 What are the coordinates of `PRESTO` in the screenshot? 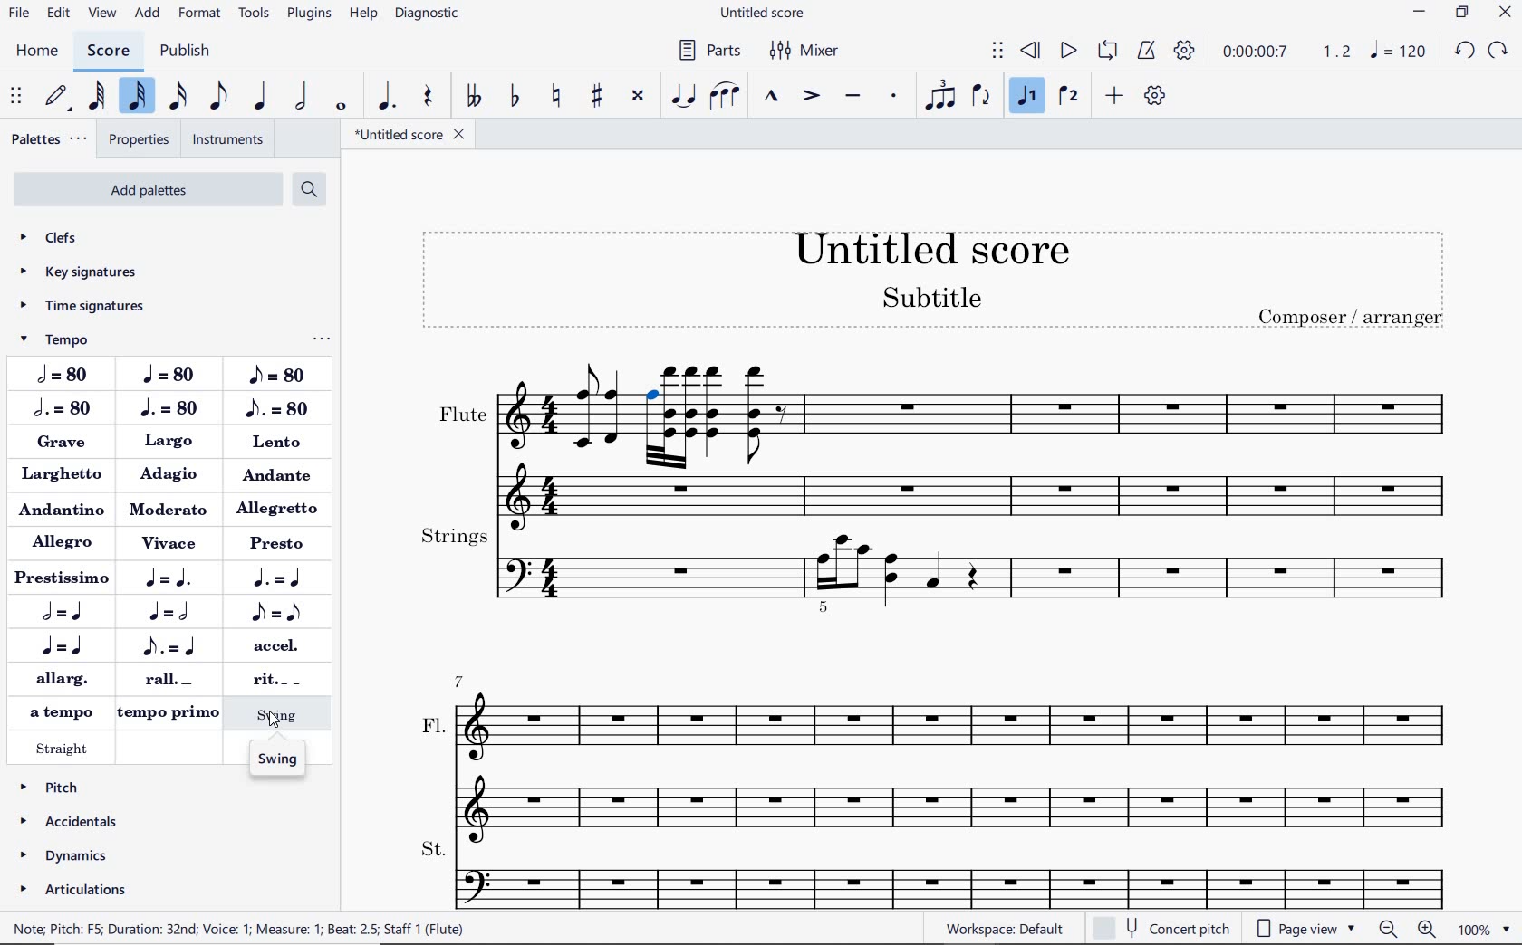 It's located at (280, 540).